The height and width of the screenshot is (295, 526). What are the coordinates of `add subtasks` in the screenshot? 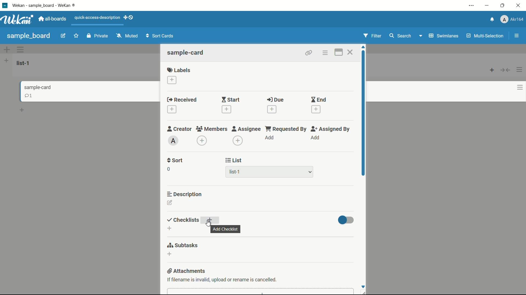 It's located at (170, 254).